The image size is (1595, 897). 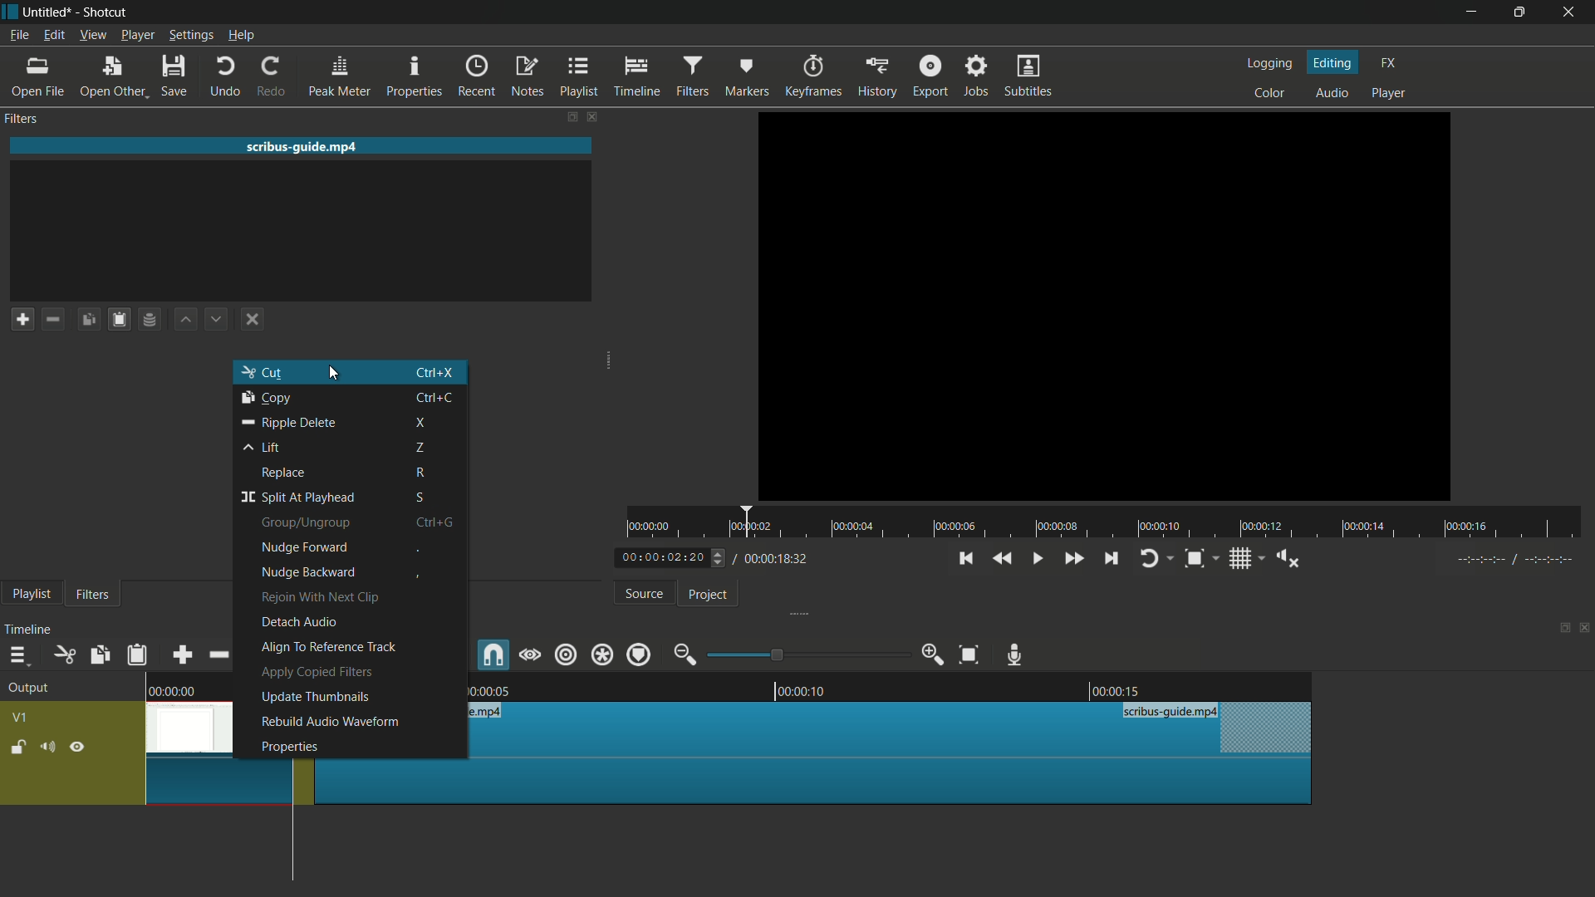 I want to click on keyboard shortcut, so click(x=420, y=498).